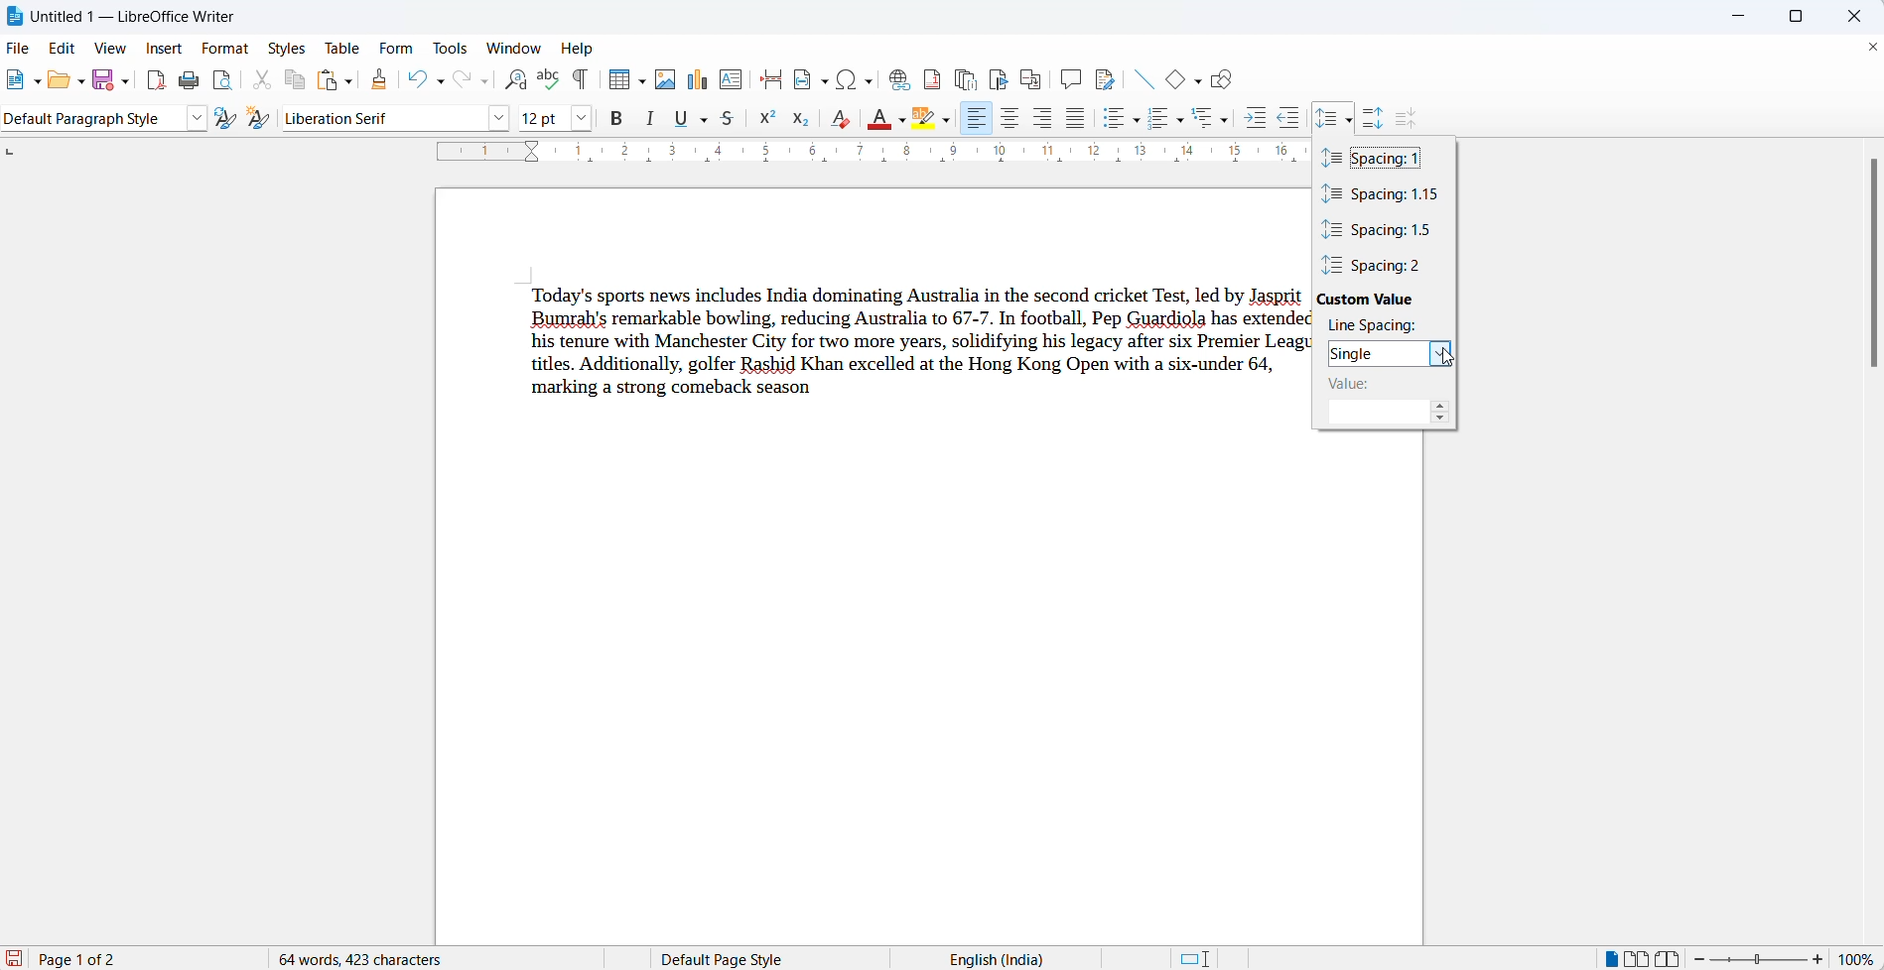  I want to click on decrease paragraph spacing, so click(1408, 118).